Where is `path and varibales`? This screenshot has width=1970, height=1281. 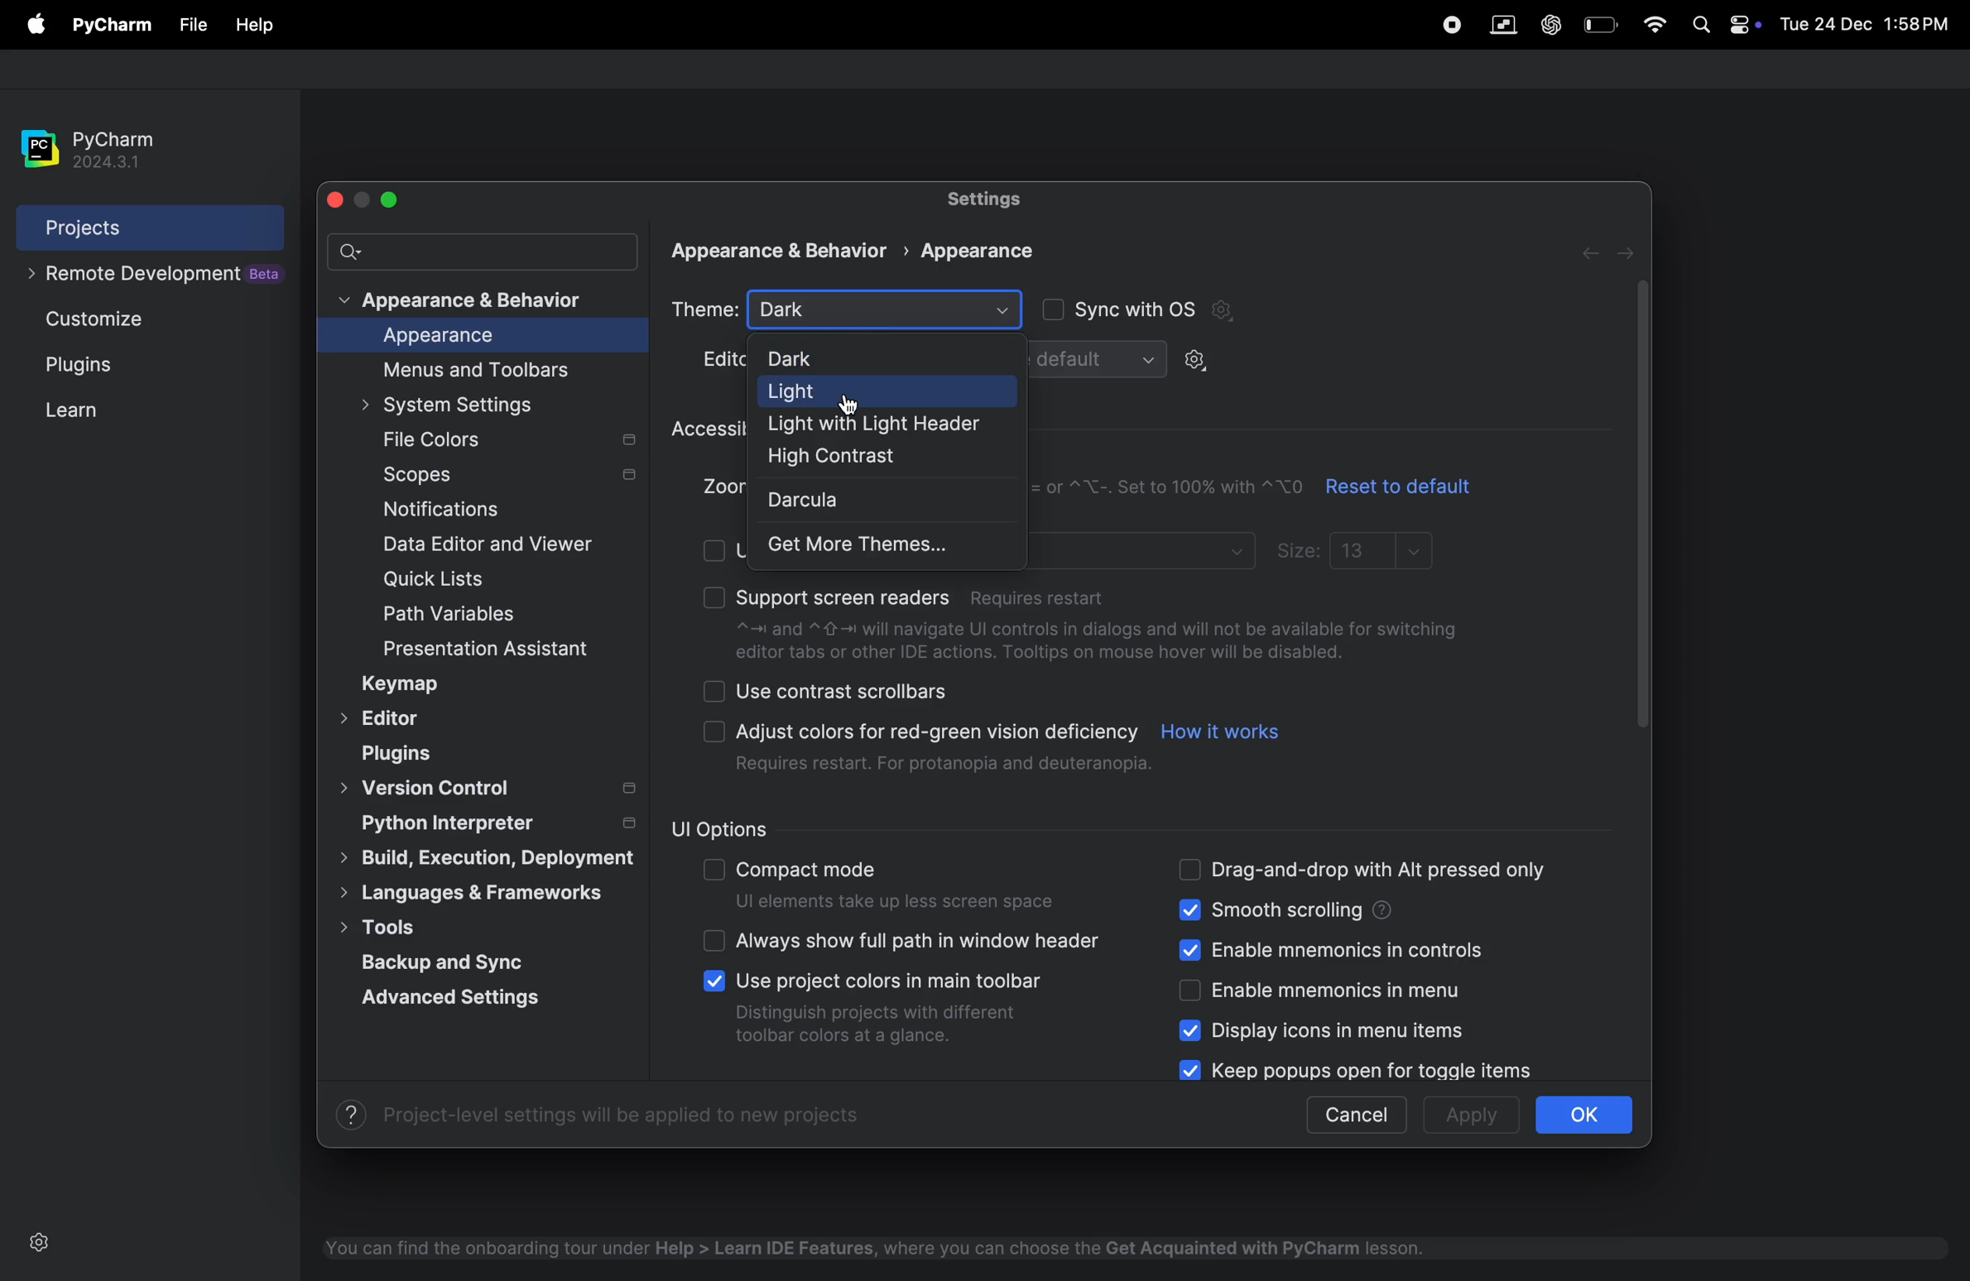
path and varibales is located at coordinates (464, 612).